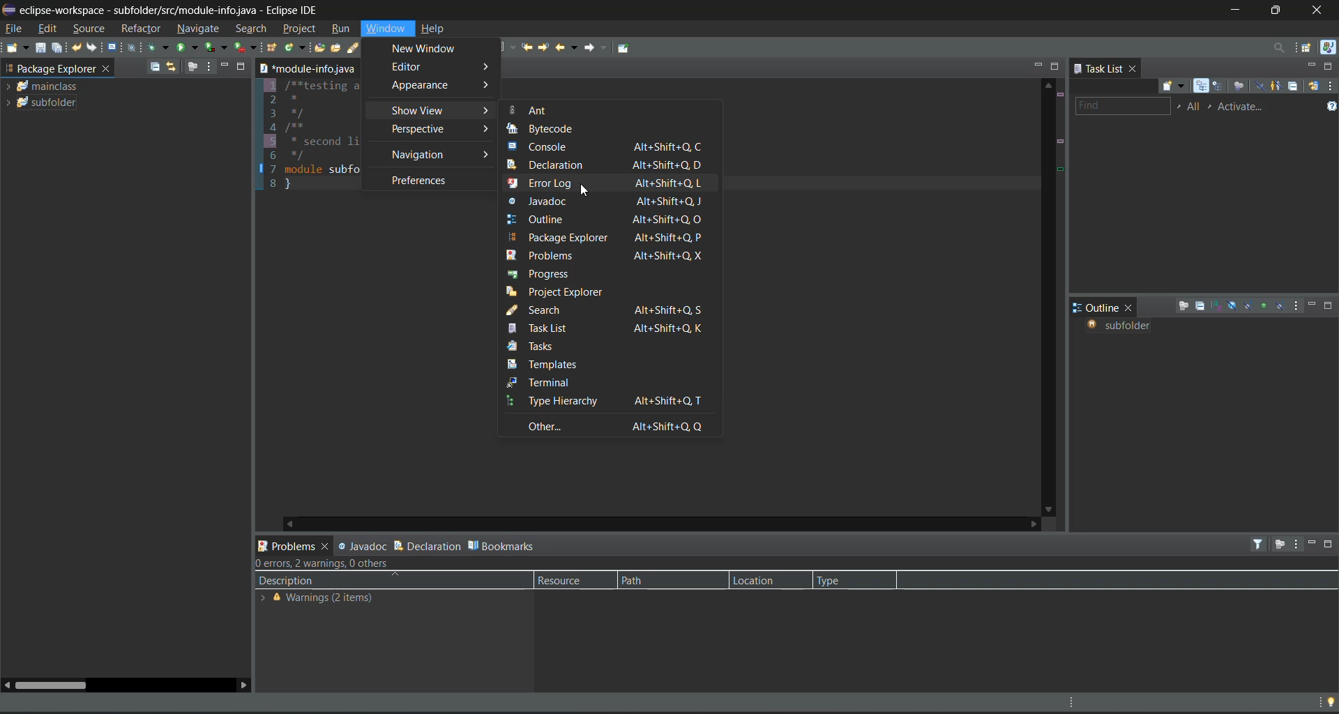 This screenshot has width=1339, height=714. I want to click on refractor, so click(141, 28).